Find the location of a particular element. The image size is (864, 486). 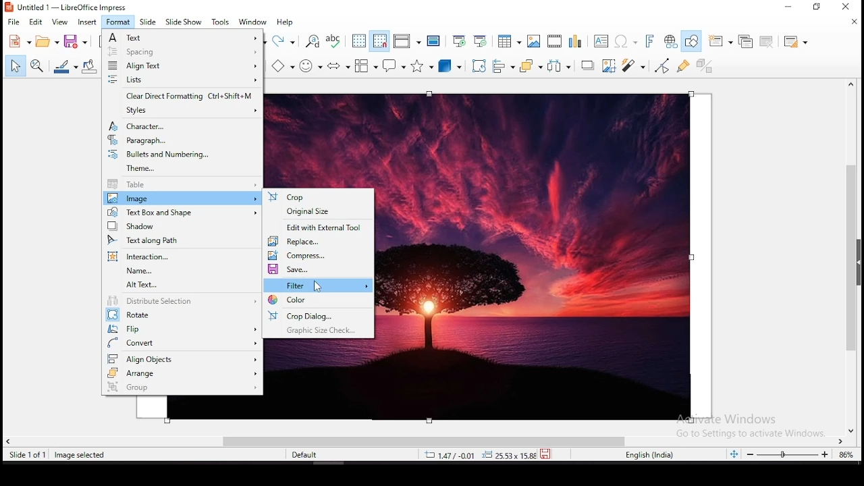

fill color is located at coordinates (89, 65).